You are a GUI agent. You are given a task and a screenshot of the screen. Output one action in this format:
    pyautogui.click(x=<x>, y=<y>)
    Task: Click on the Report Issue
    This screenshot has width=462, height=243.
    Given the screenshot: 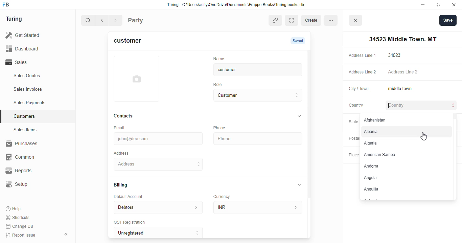 What is the action you would take?
    pyautogui.click(x=22, y=235)
    